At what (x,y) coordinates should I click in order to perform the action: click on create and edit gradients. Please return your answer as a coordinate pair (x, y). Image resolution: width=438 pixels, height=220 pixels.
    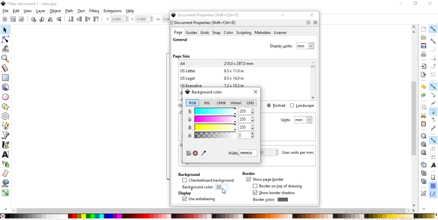
    Looking at the image, I should click on (5, 193).